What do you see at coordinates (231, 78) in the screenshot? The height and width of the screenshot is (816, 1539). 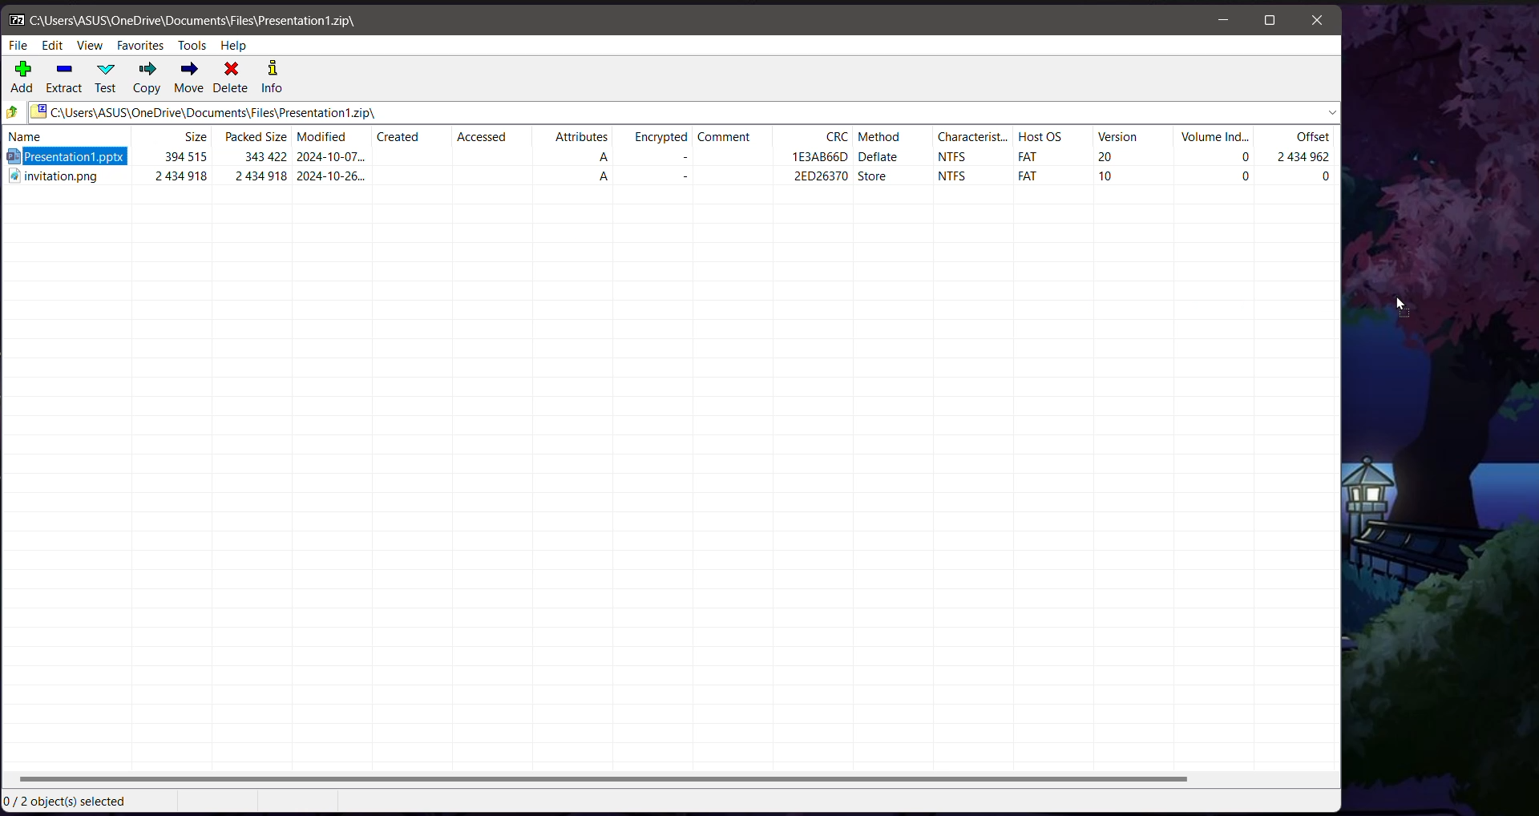 I see `Delete` at bounding box center [231, 78].